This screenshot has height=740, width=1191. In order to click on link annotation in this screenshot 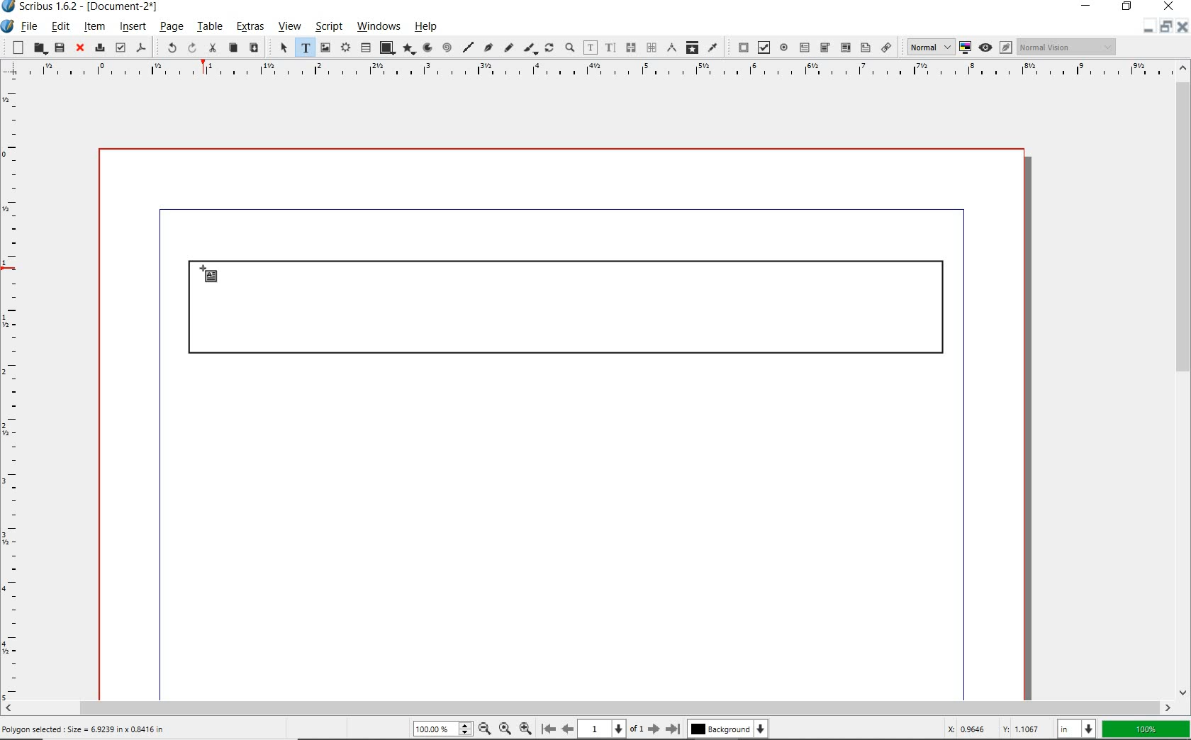, I will do `click(886, 47)`.